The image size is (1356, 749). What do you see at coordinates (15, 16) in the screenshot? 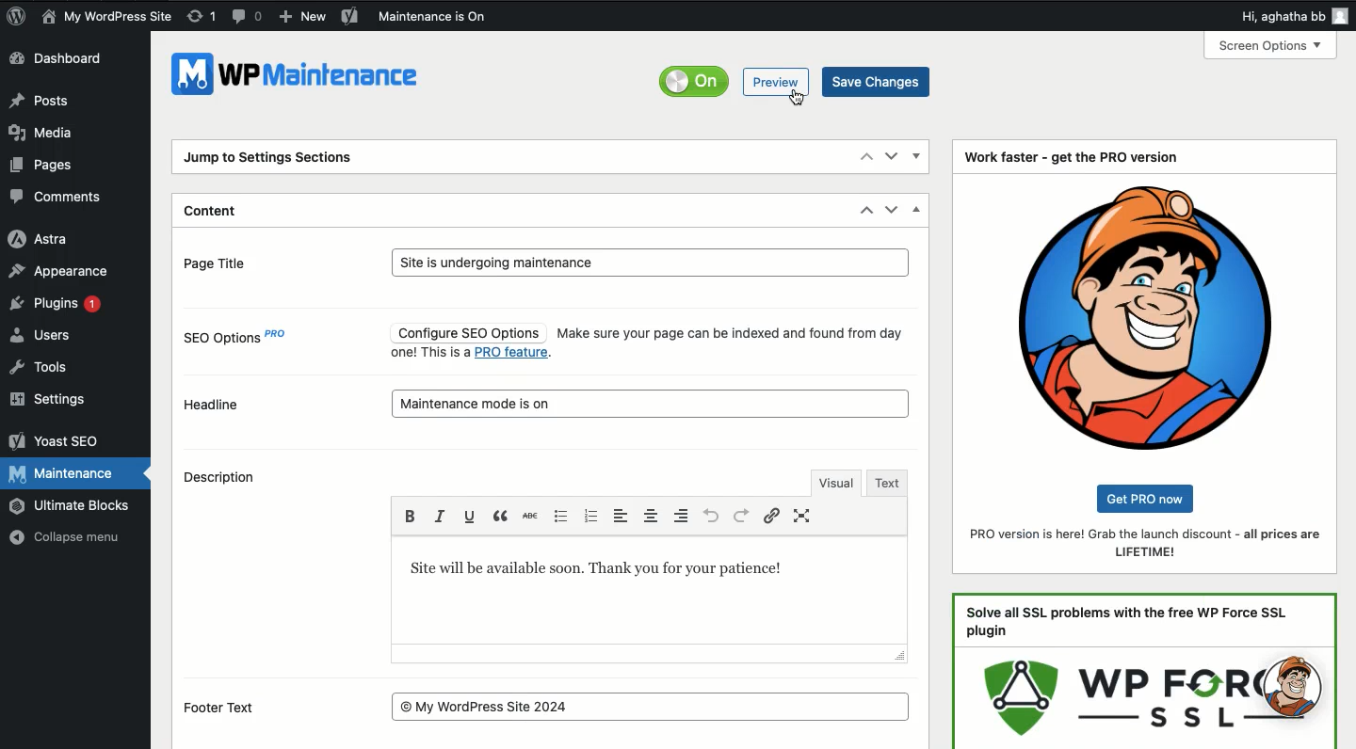
I see `Logo` at bounding box center [15, 16].